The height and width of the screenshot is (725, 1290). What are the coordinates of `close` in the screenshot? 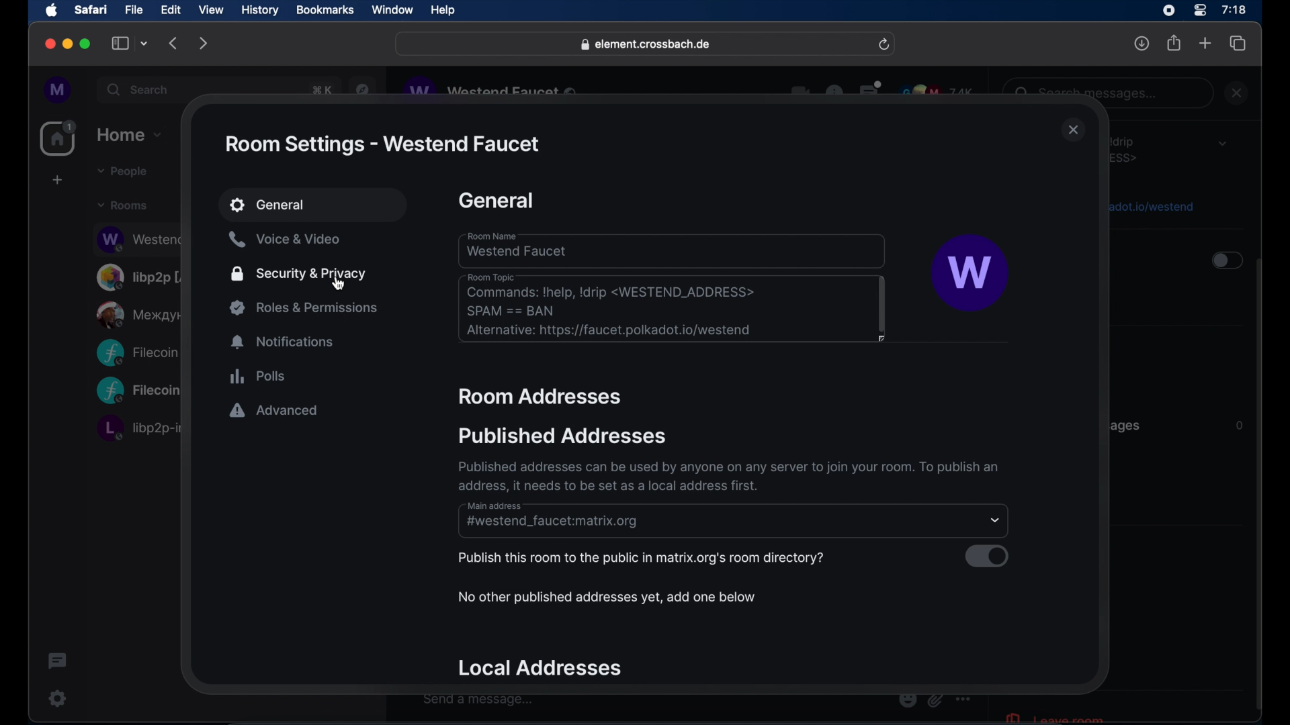 It's located at (48, 44).